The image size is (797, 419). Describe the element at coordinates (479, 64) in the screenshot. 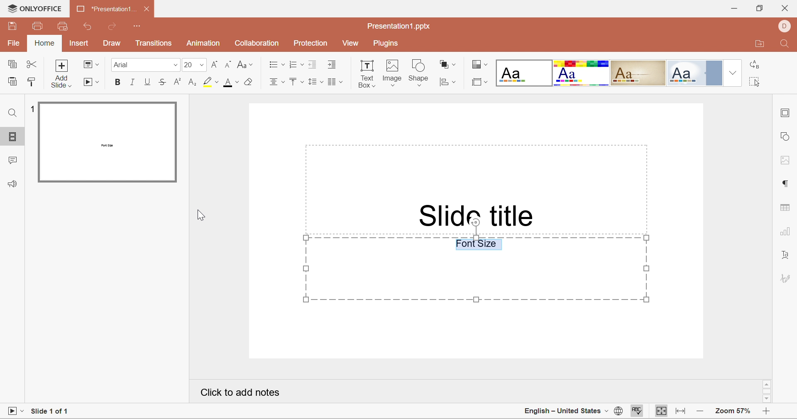

I see `Change color theme` at that location.